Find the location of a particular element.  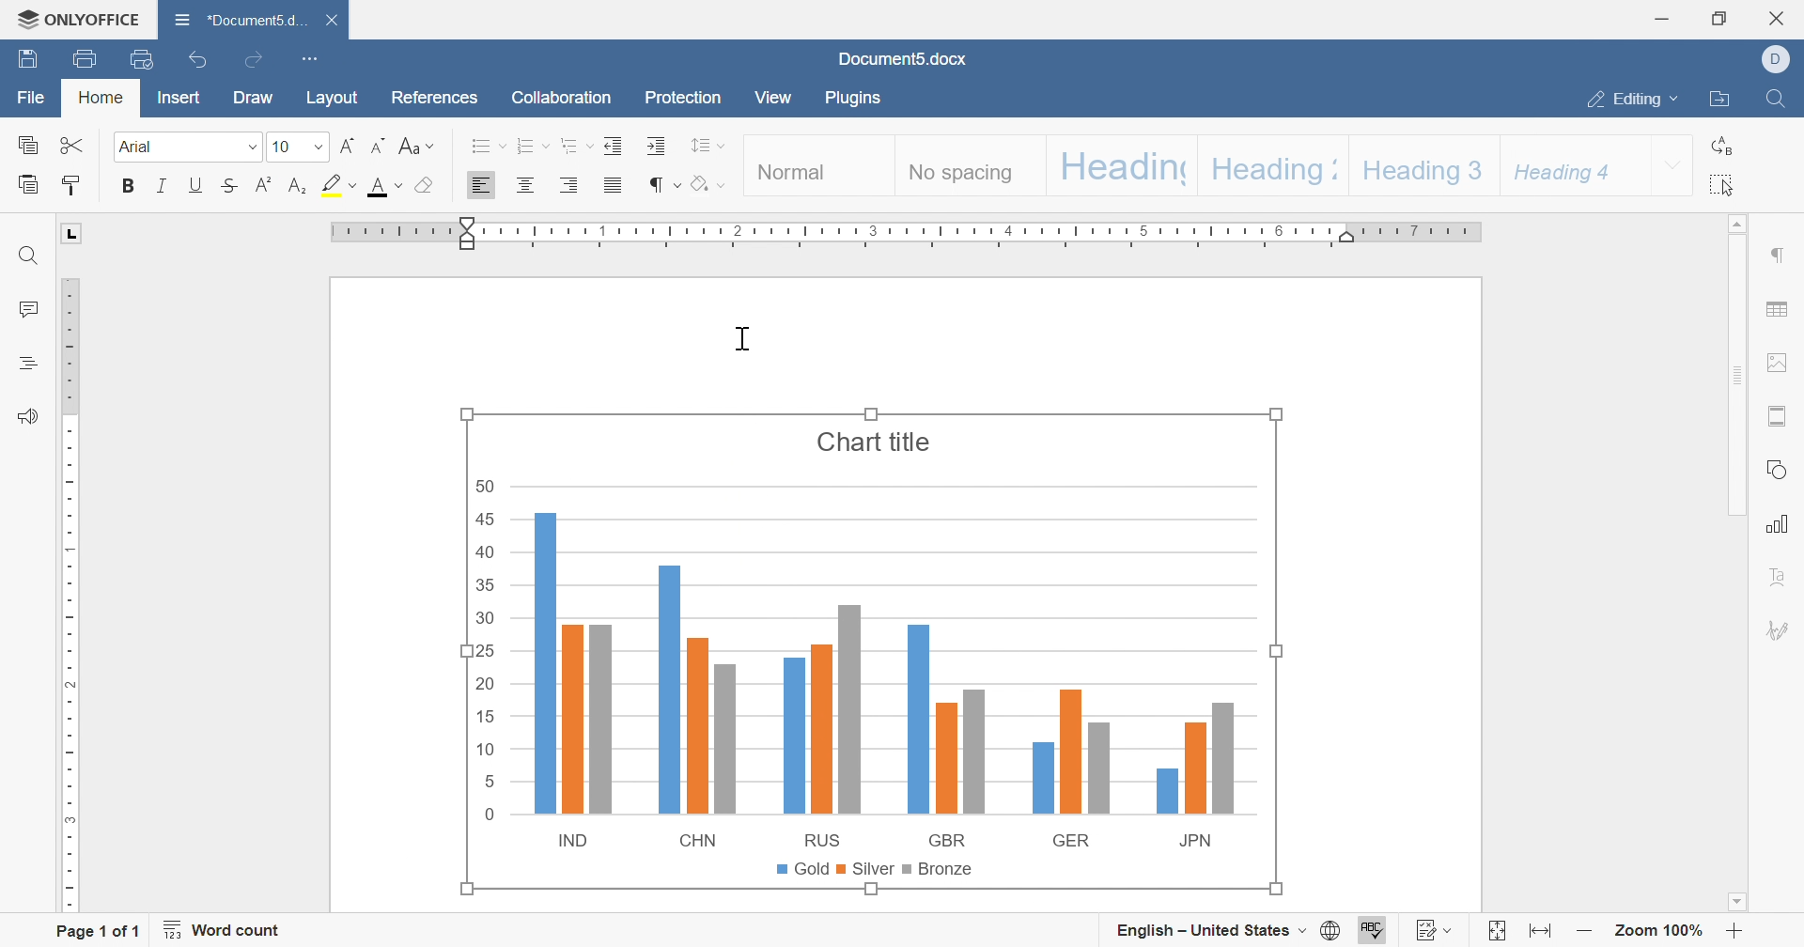

*document... is located at coordinates (237, 19).